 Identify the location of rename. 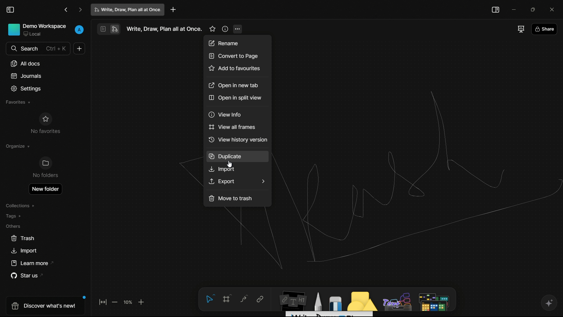
(224, 43).